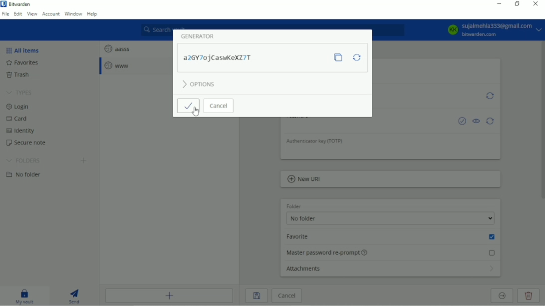 The height and width of the screenshot is (306, 545). What do you see at coordinates (23, 160) in the screenshot?
I see `Folders` at bounding box center [23, 160].